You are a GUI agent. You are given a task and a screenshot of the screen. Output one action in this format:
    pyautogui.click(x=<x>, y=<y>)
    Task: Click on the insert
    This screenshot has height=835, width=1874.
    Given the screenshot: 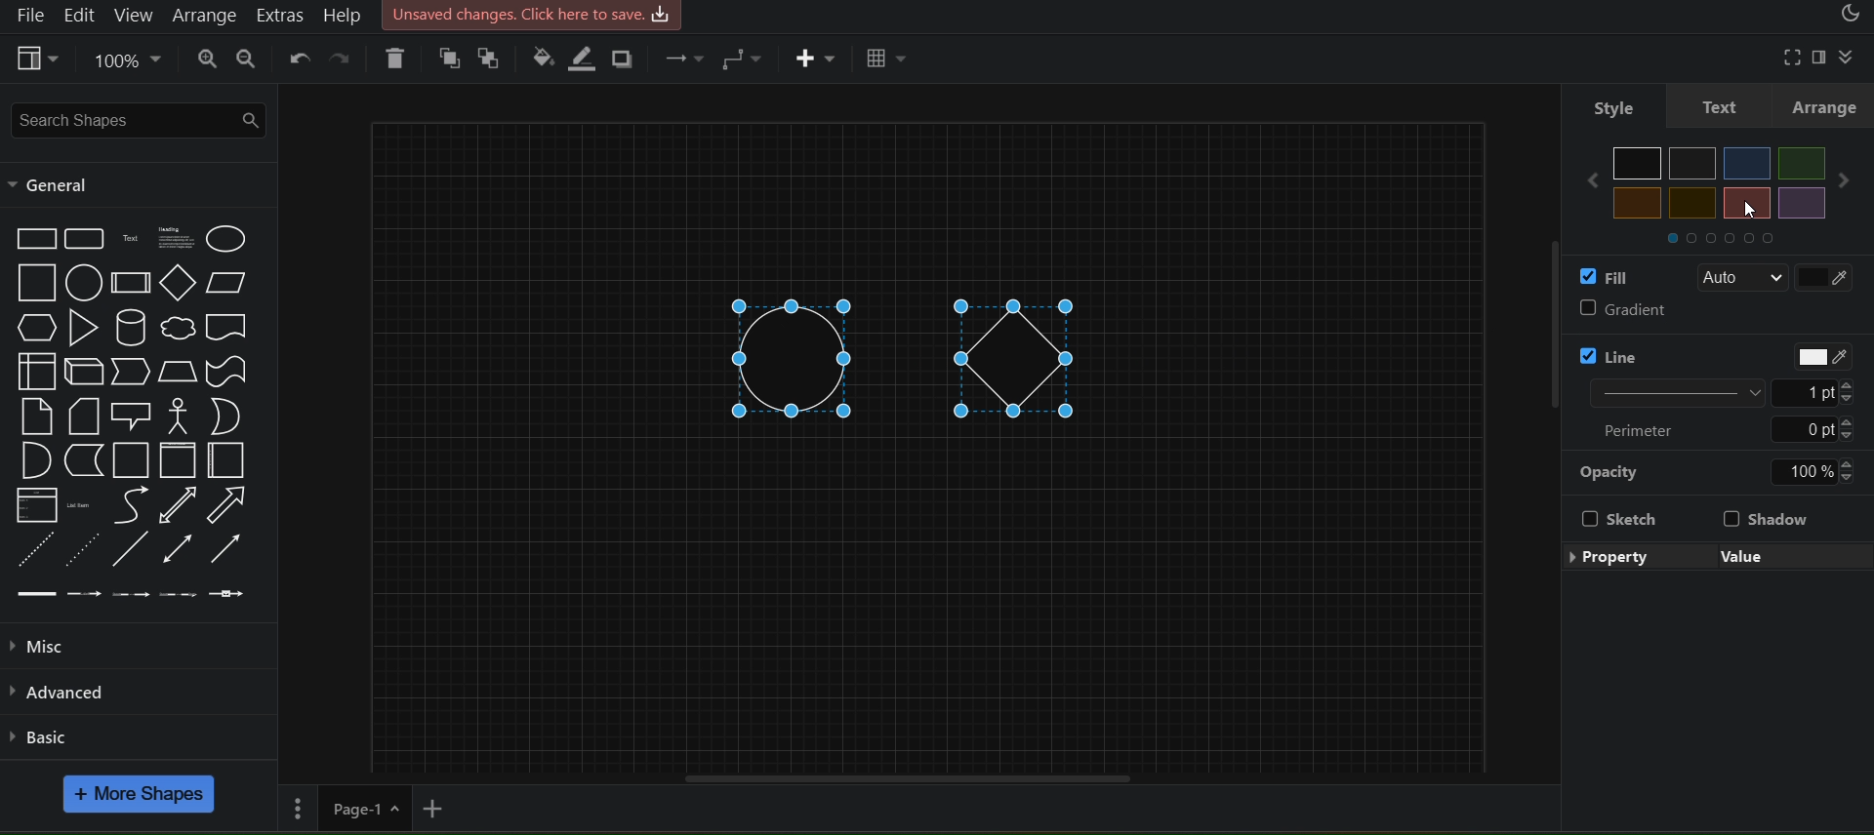 What is the action you would take?
    pyautogui.click(x=816, y=59)
    